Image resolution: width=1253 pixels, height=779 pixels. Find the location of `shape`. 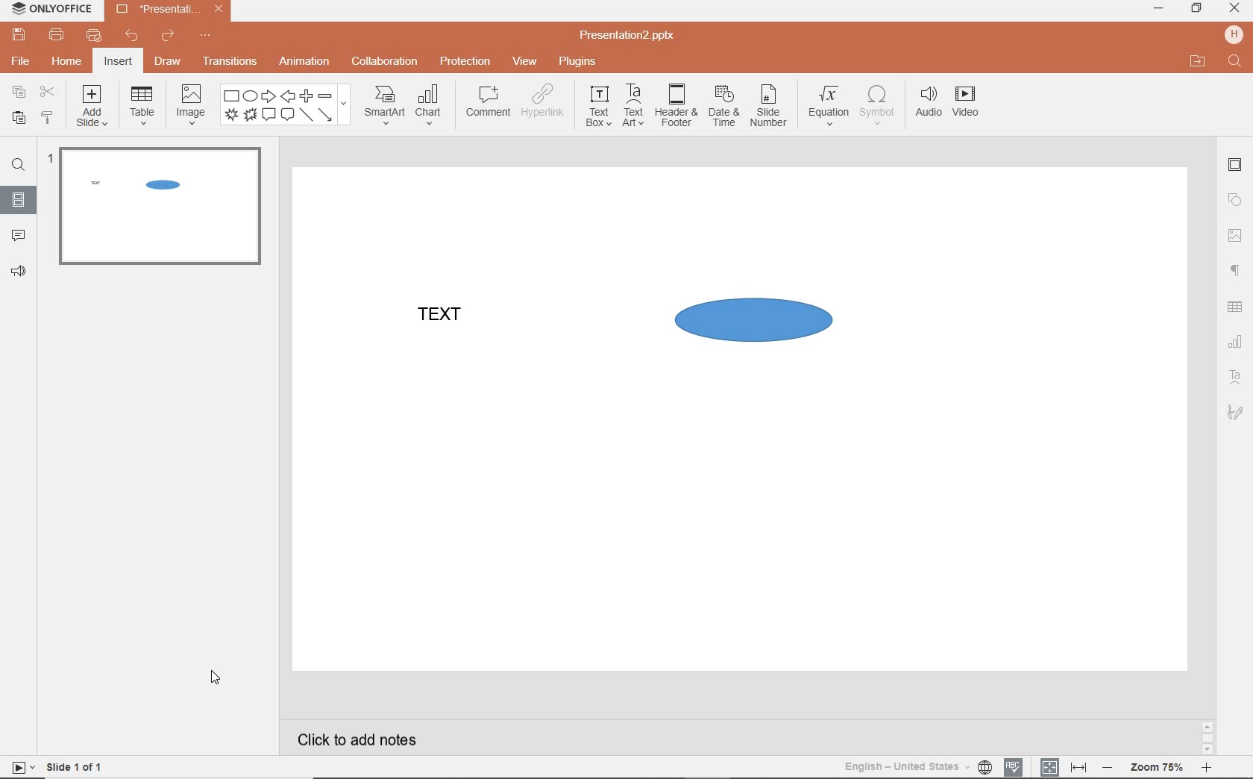

shape is located at coordinates (286, 106).